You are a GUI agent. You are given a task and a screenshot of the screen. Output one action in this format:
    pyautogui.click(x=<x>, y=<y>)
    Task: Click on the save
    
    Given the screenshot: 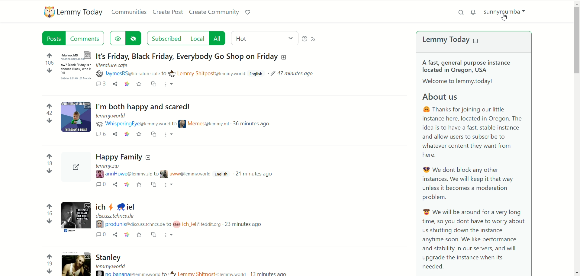 What is the action you would take?
    pyautogui.click(x=139, y=85)
    